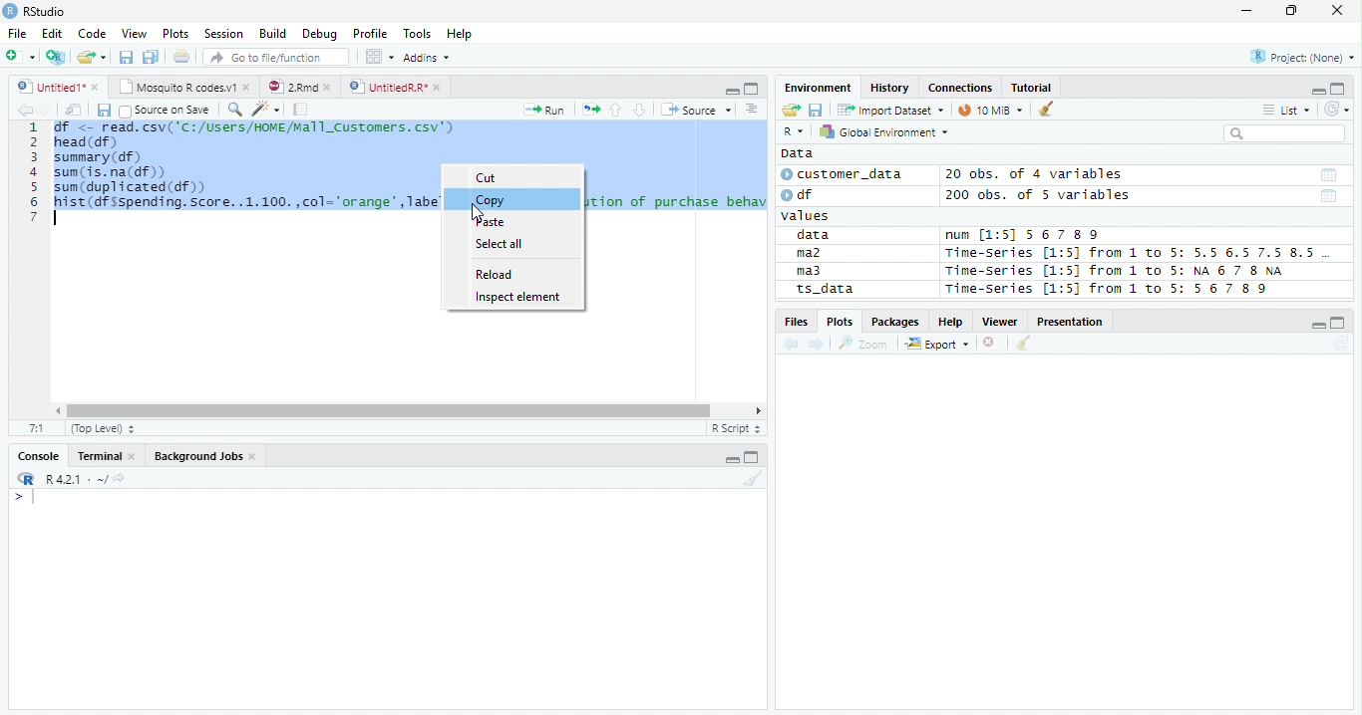  I want to click on New File, so click(21, 56).